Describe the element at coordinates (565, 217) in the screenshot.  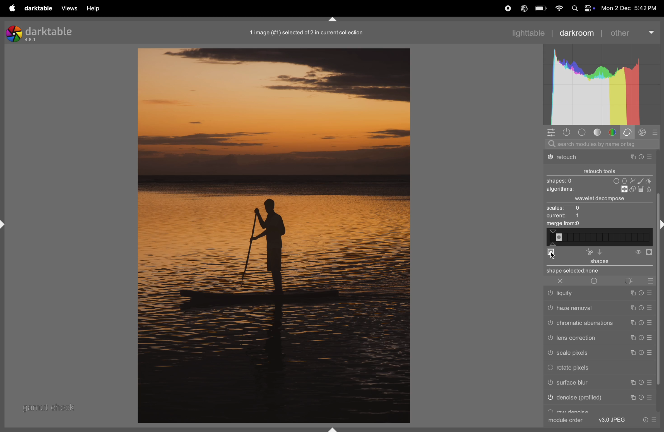
I see `current` at that location.